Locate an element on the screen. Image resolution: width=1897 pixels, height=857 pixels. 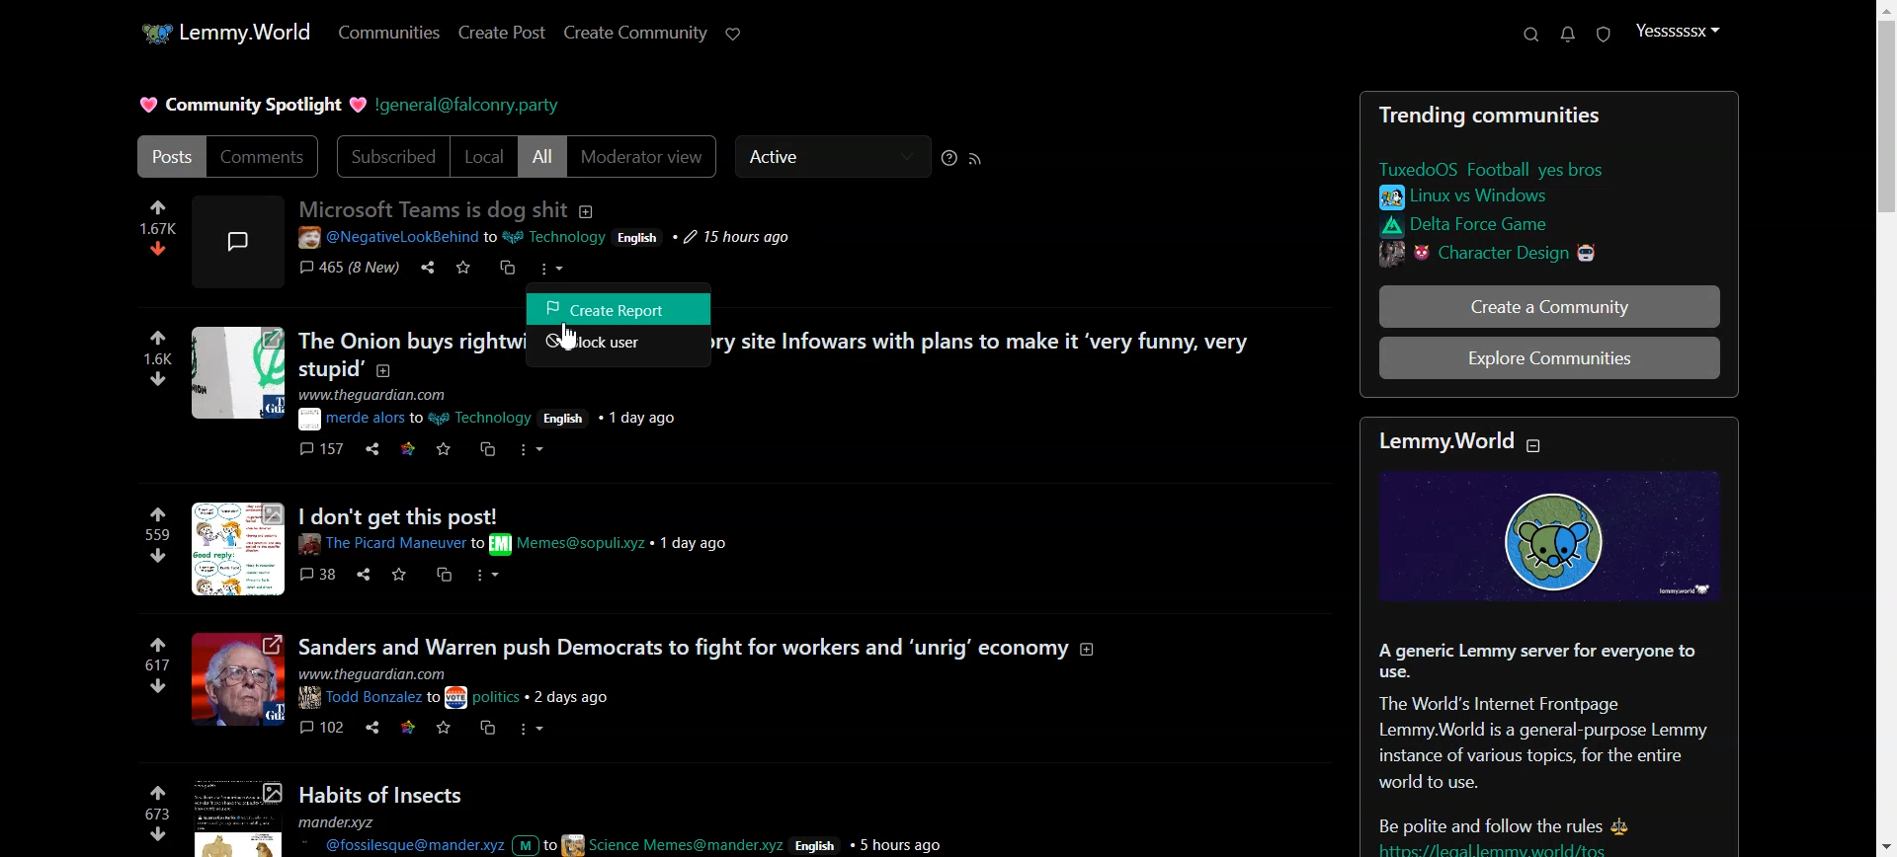
 is located at coordinates (526, 526).